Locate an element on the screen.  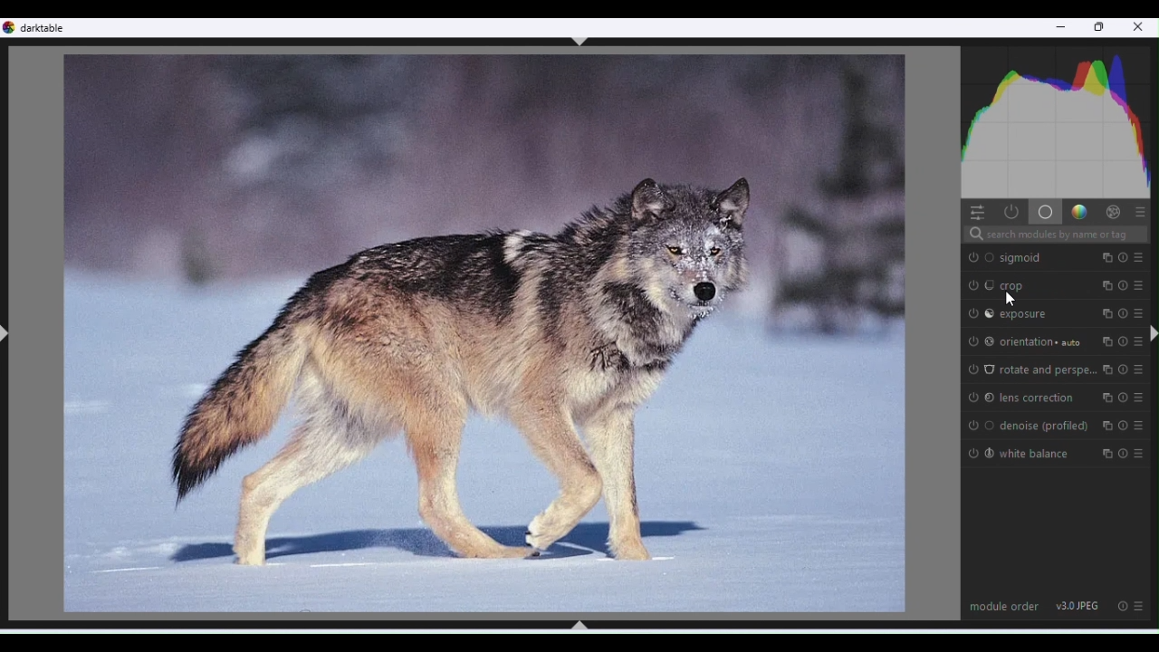
V 3.0 JPEG is located at coordinates (1078, 605).